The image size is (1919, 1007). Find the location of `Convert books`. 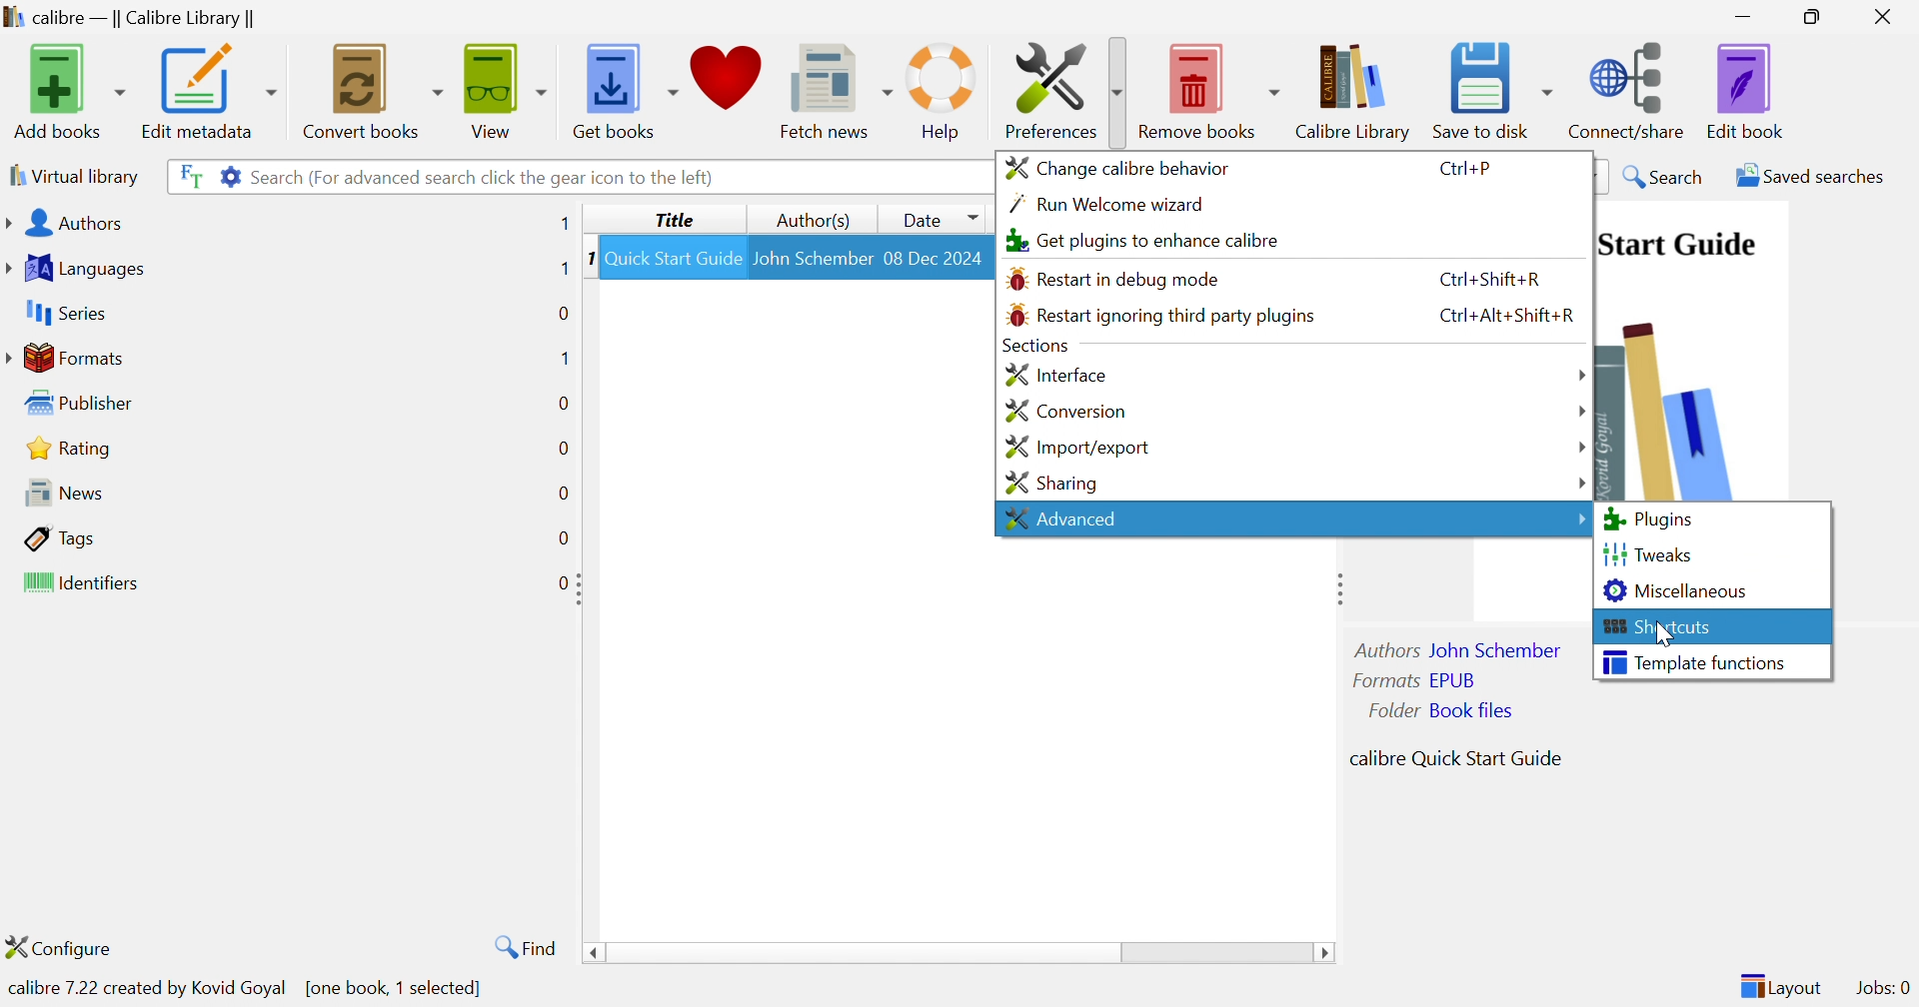

Convert books is located at coordinates (370, 89).